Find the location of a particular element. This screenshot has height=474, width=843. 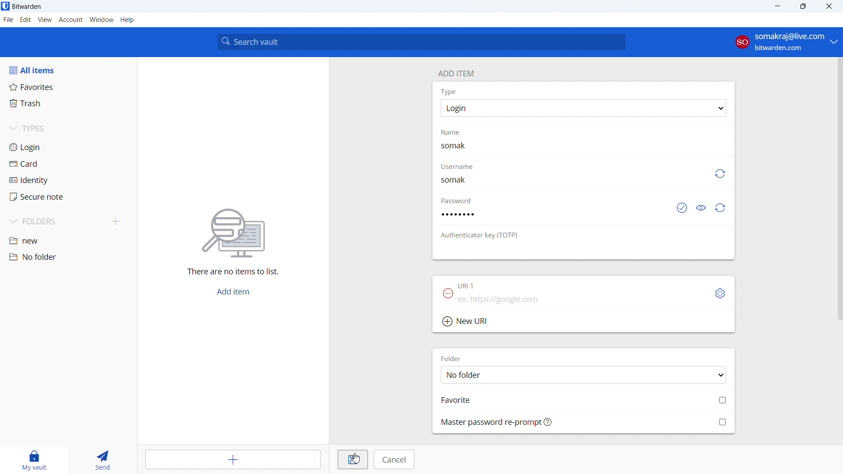

toggle options is located at coordinates (721, 294).